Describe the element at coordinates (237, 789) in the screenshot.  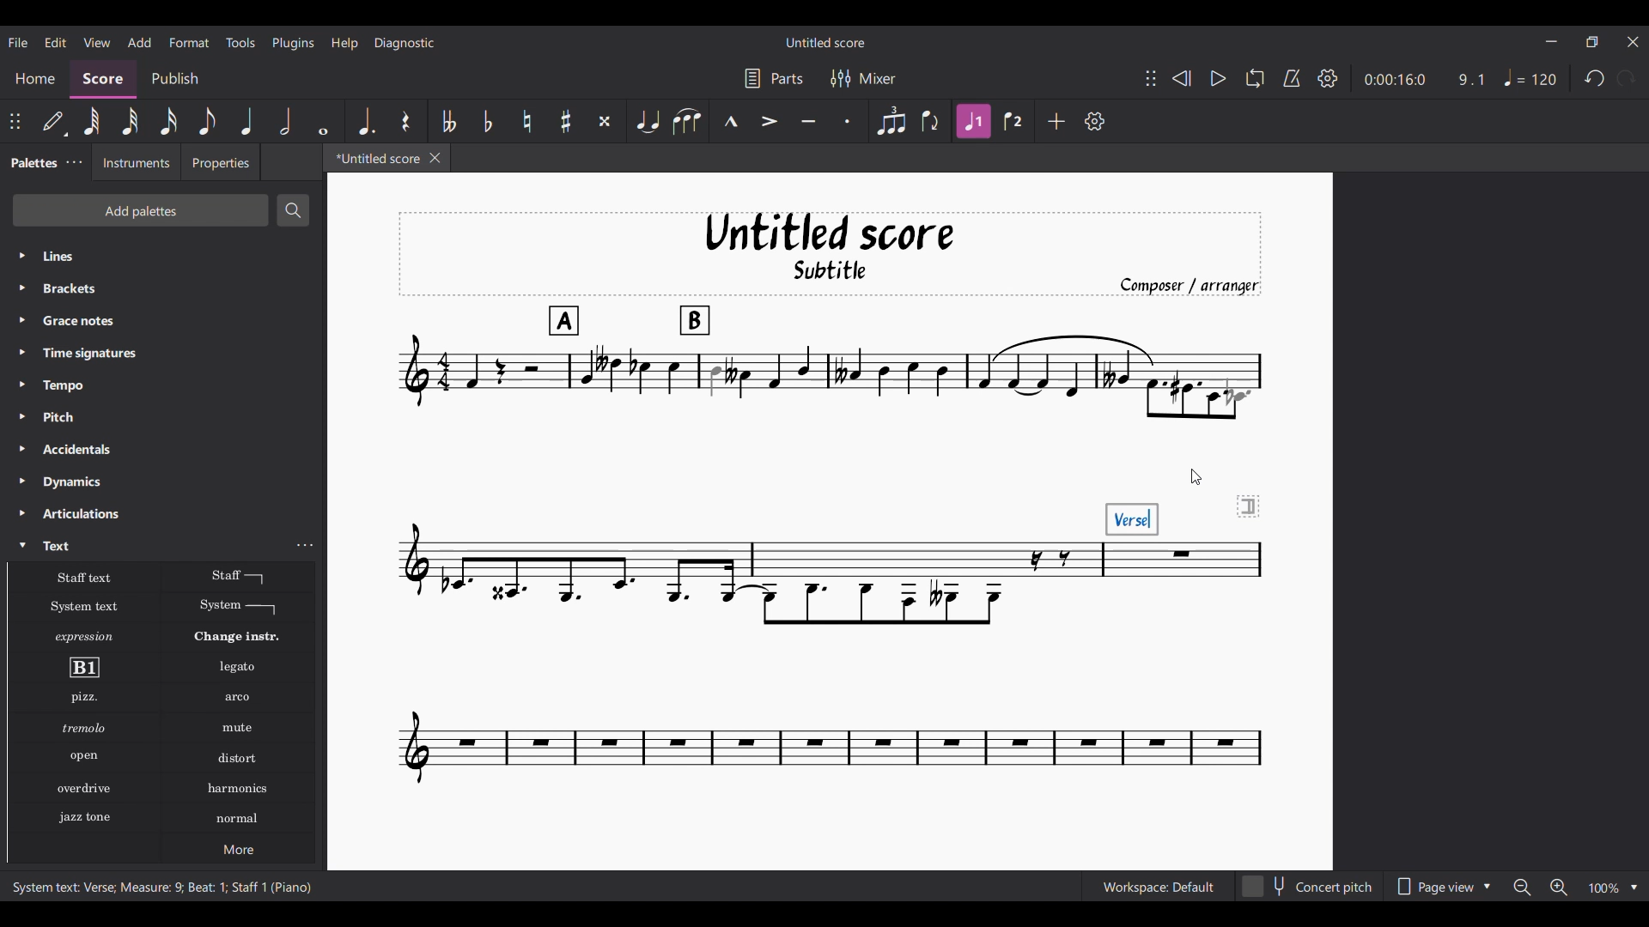
I see `Harmonics` at that location.